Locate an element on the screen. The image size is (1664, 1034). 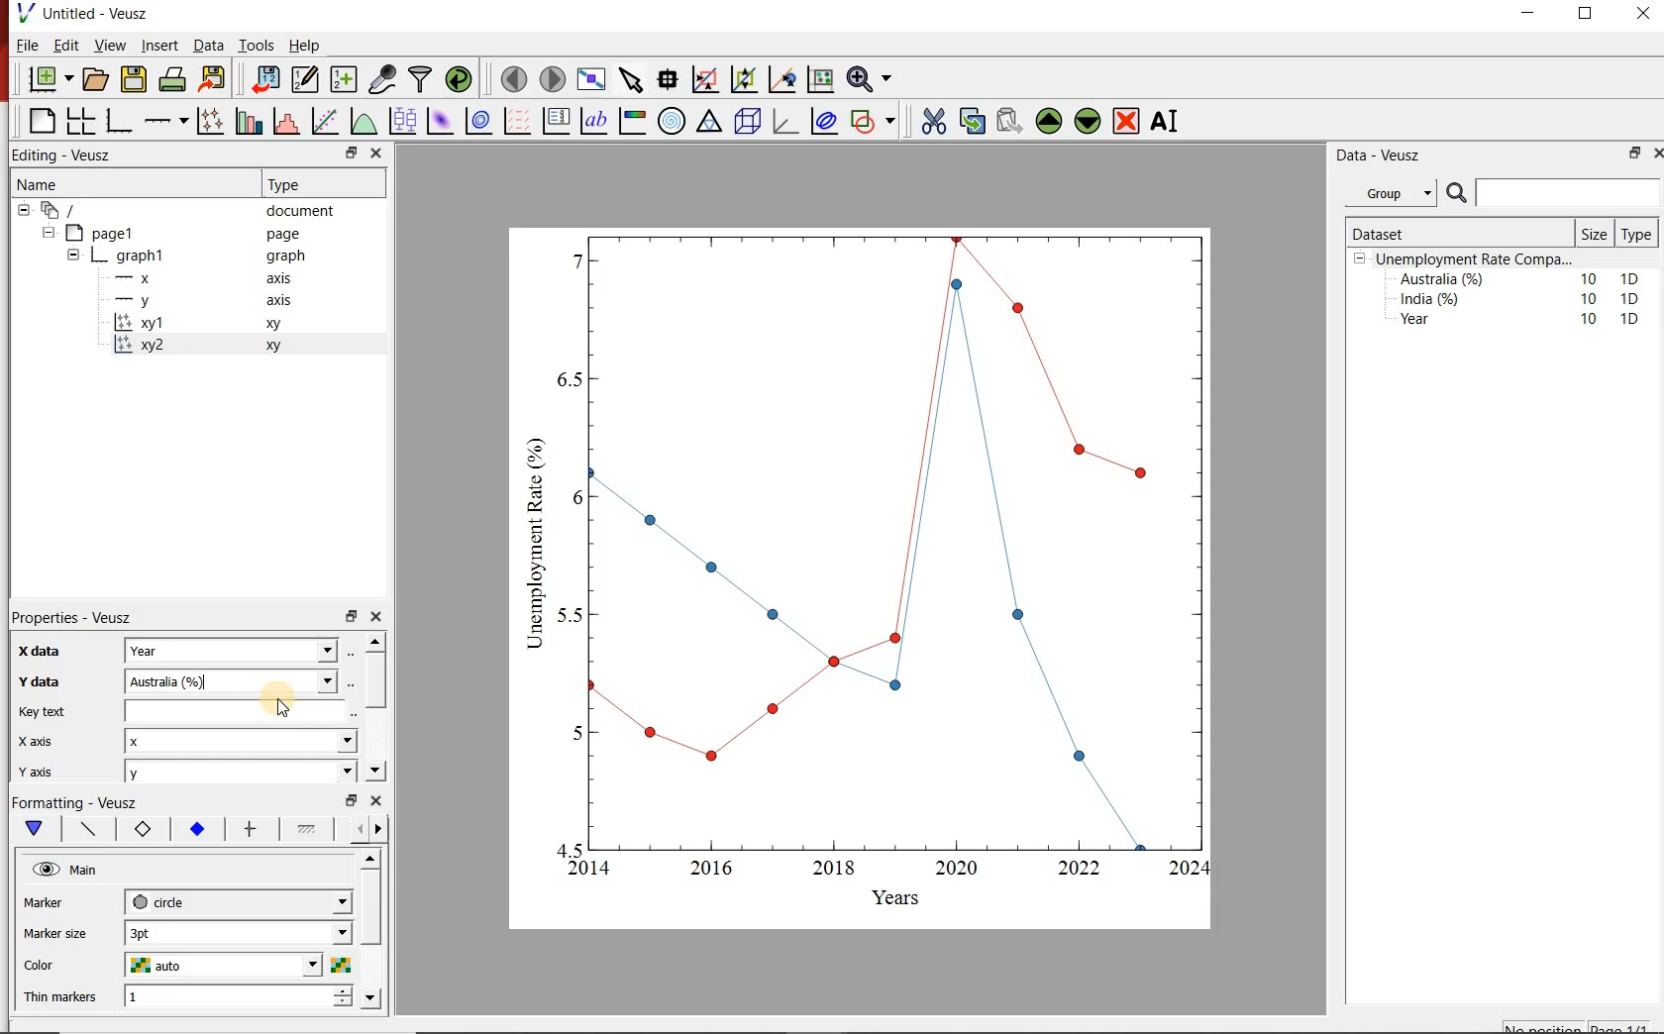
y is located at coordinates (236, 773).